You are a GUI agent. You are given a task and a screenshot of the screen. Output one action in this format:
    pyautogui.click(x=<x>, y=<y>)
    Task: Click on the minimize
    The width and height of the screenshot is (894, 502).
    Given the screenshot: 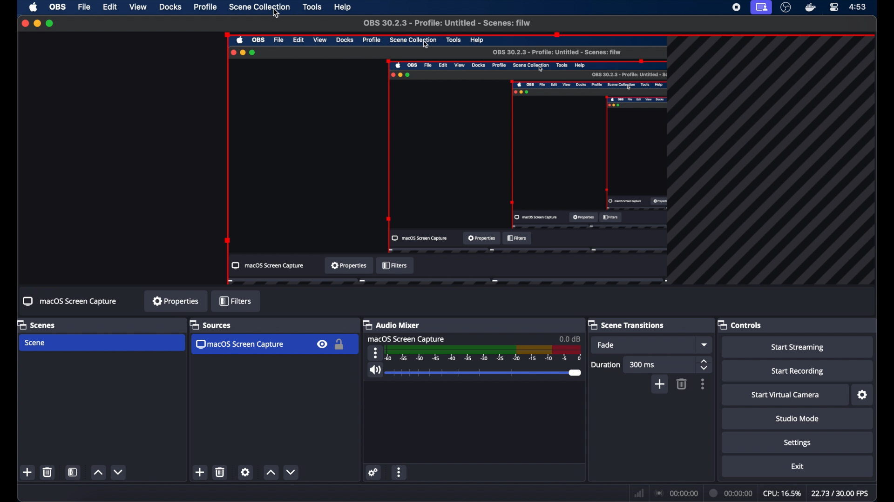 What is the action you would take?
    pyautogui.click(x=37, y=23)
    